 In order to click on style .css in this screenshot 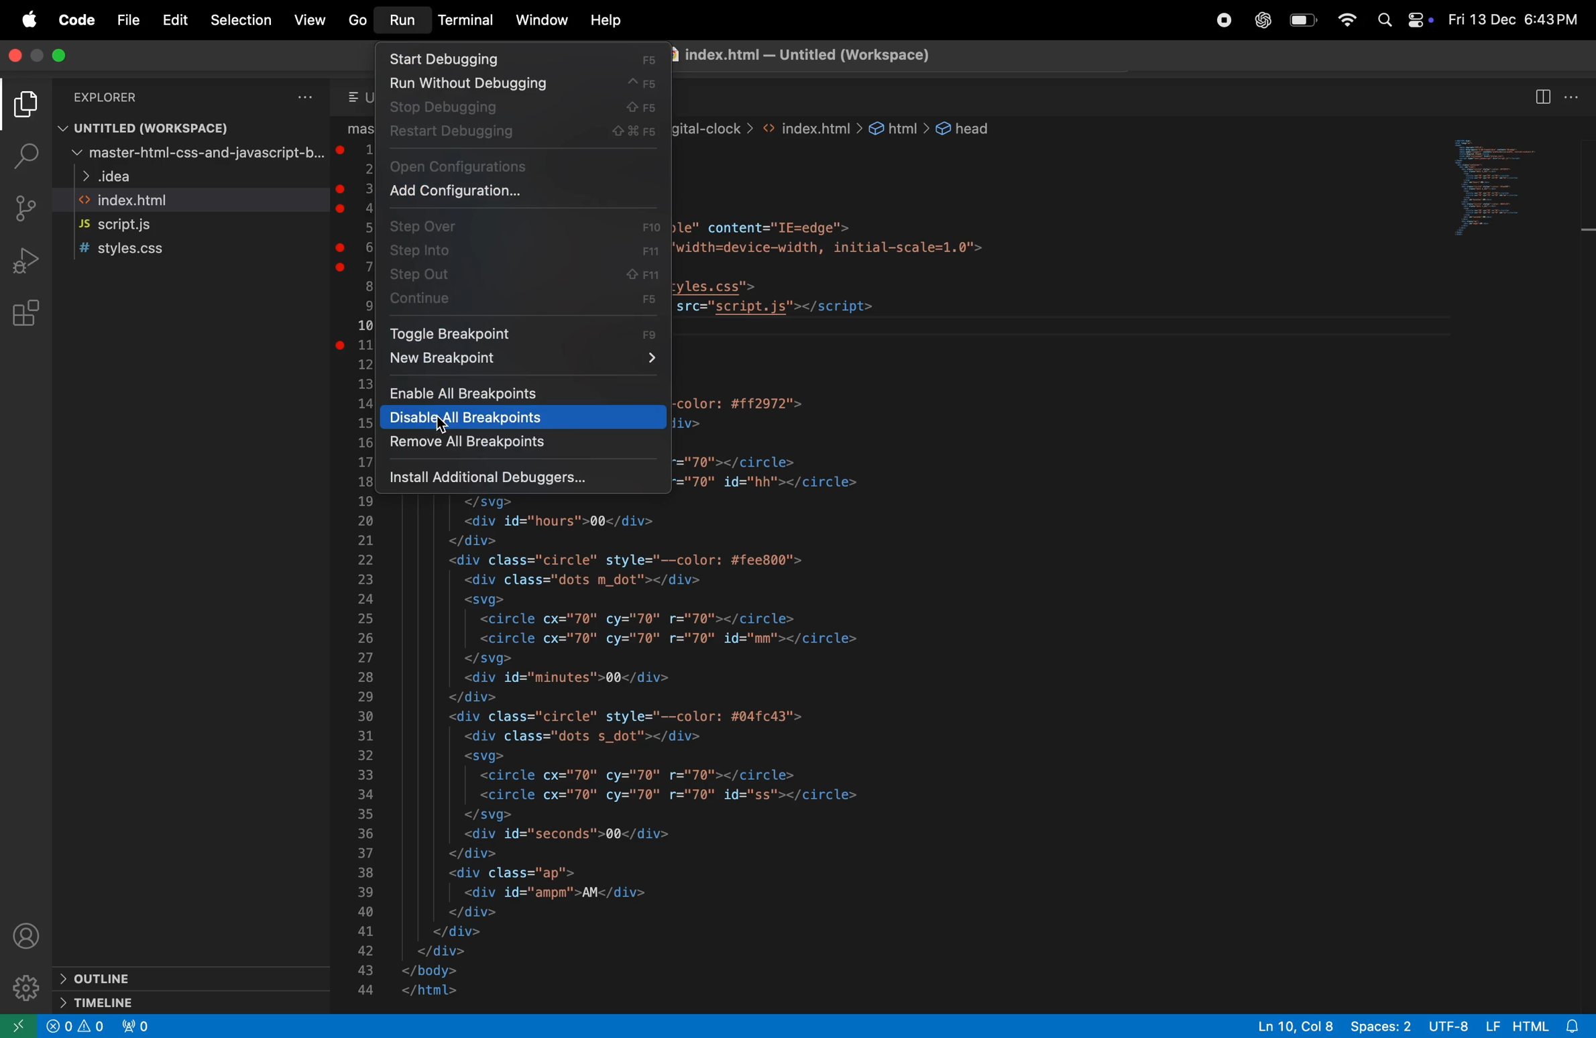, I will do `click(135, 251)`.